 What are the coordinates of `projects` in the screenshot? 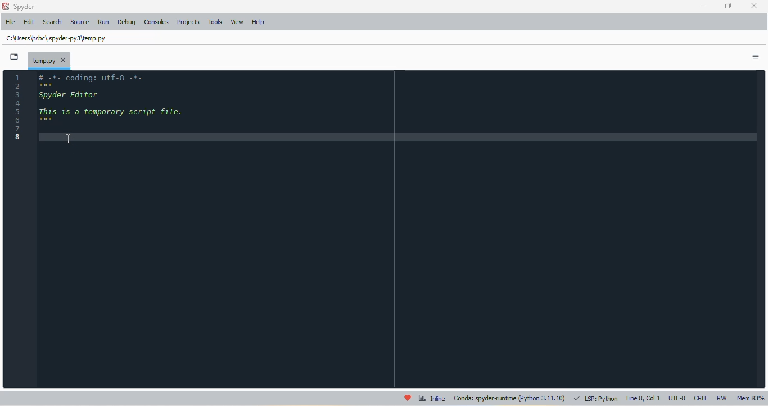 It's located at (188, 22).